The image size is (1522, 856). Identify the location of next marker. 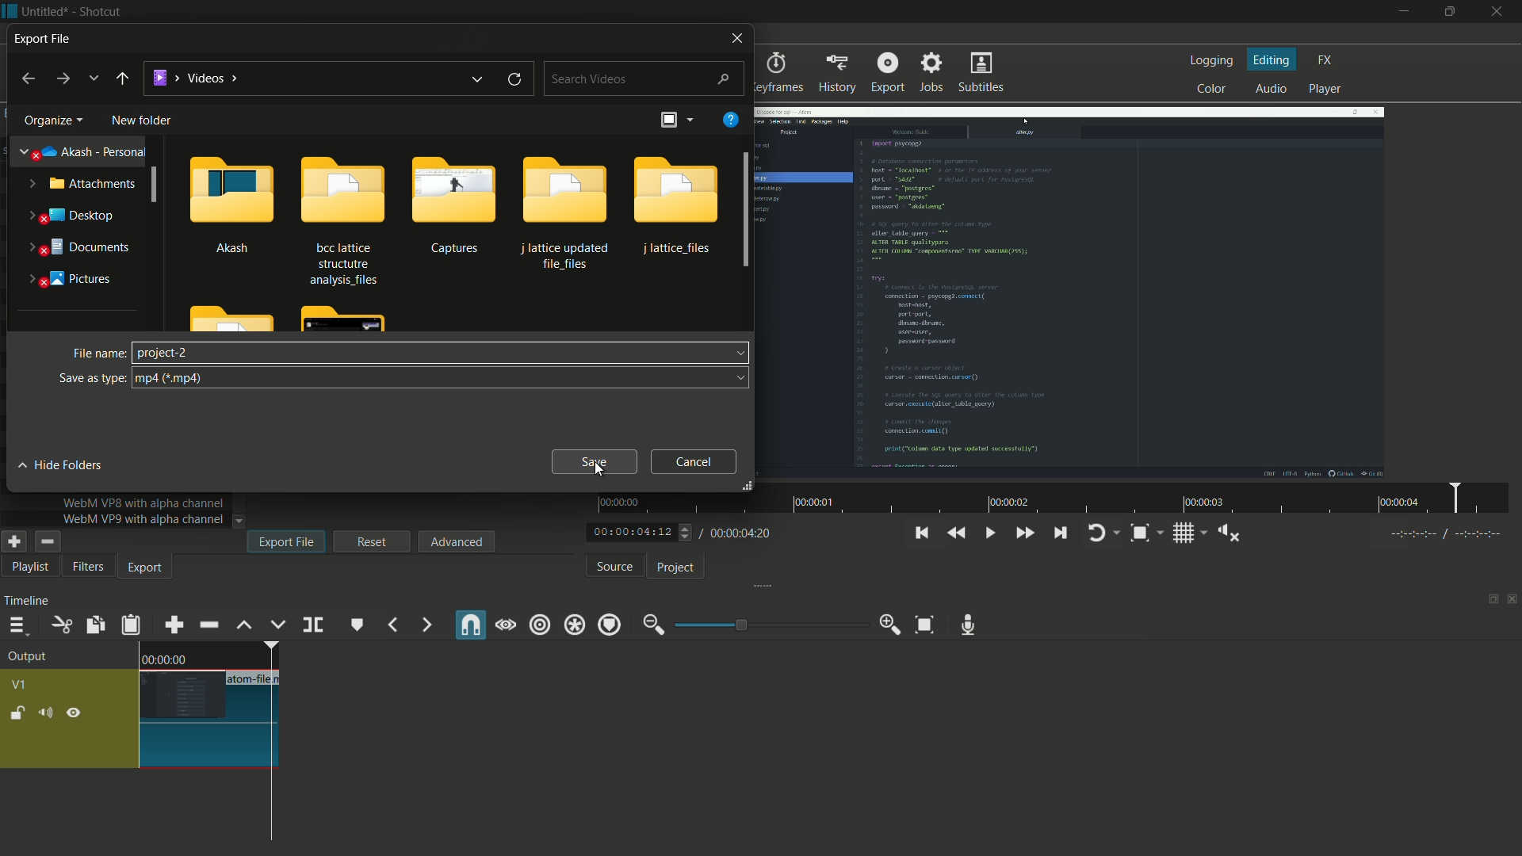
(427, 625).